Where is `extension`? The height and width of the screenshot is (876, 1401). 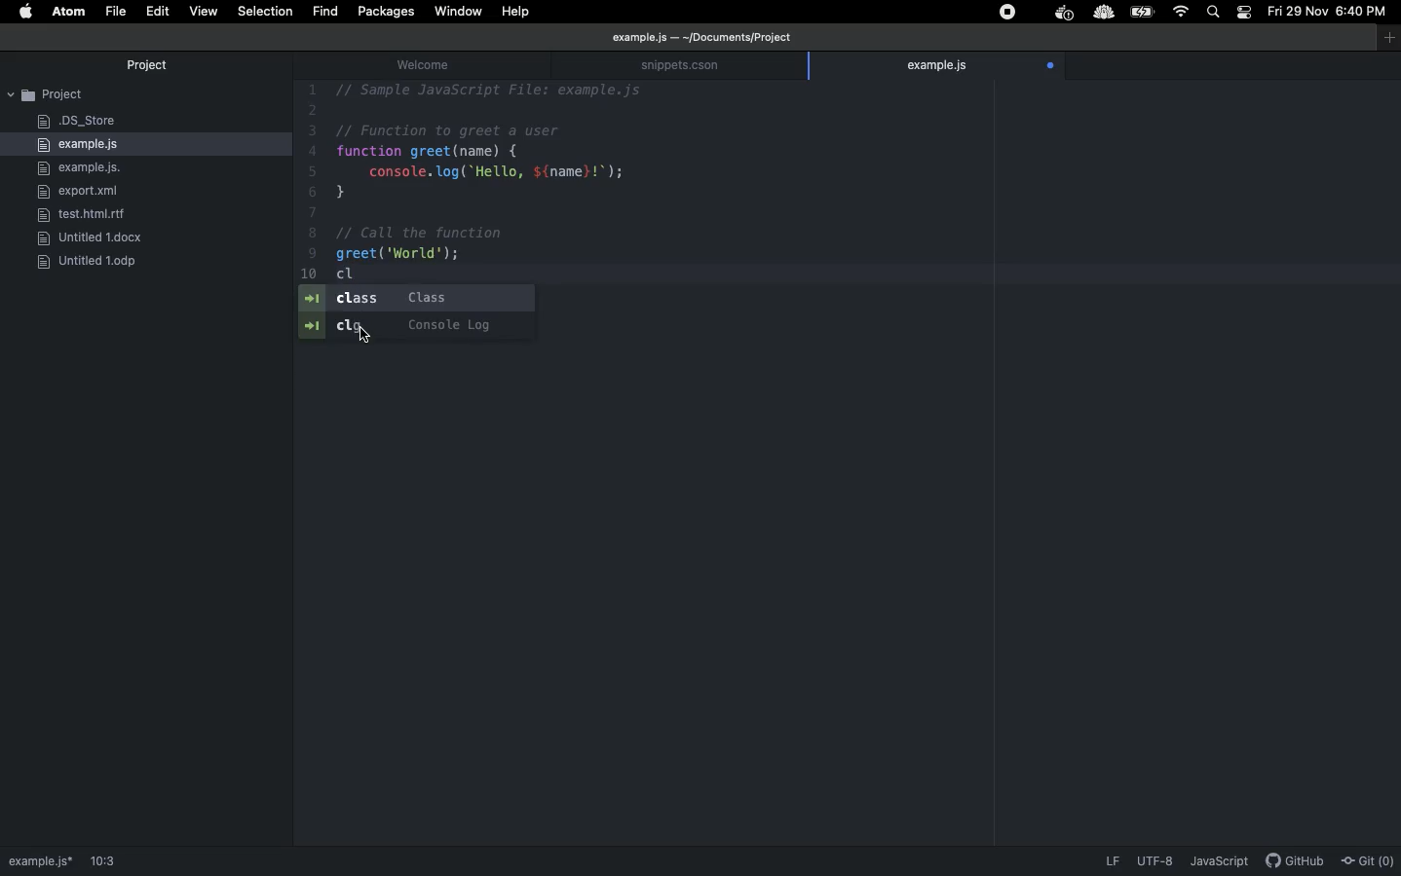
extension is located at coordinates (1103, 15).